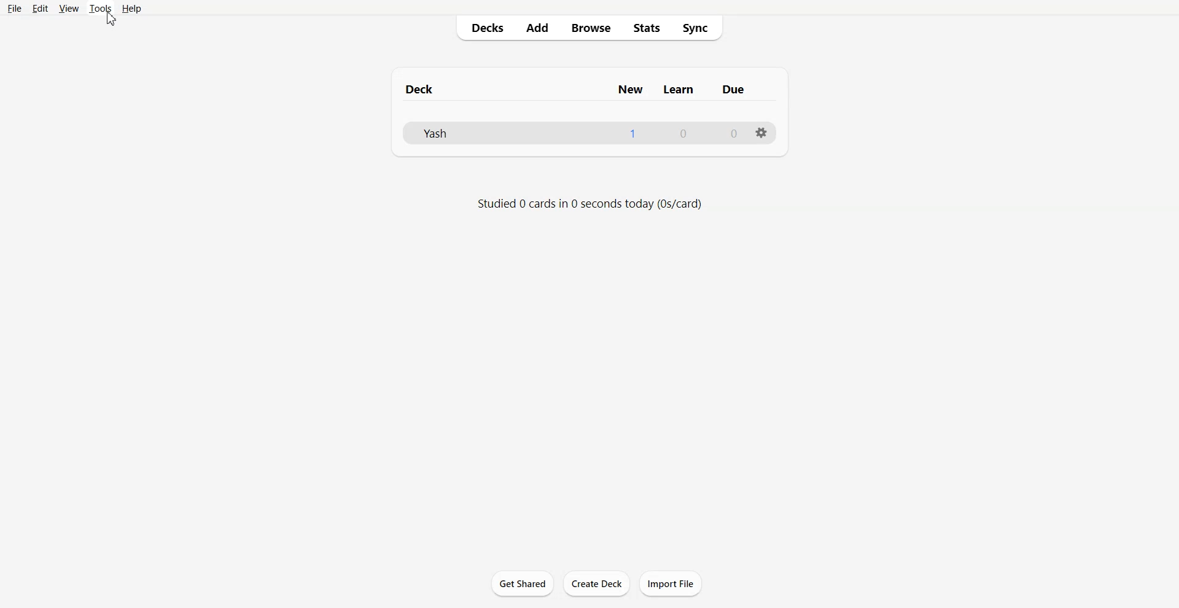  What do you see at coordinates (131, 9) in the screenshot?
I see `Help` at bounding box center [131, 9].